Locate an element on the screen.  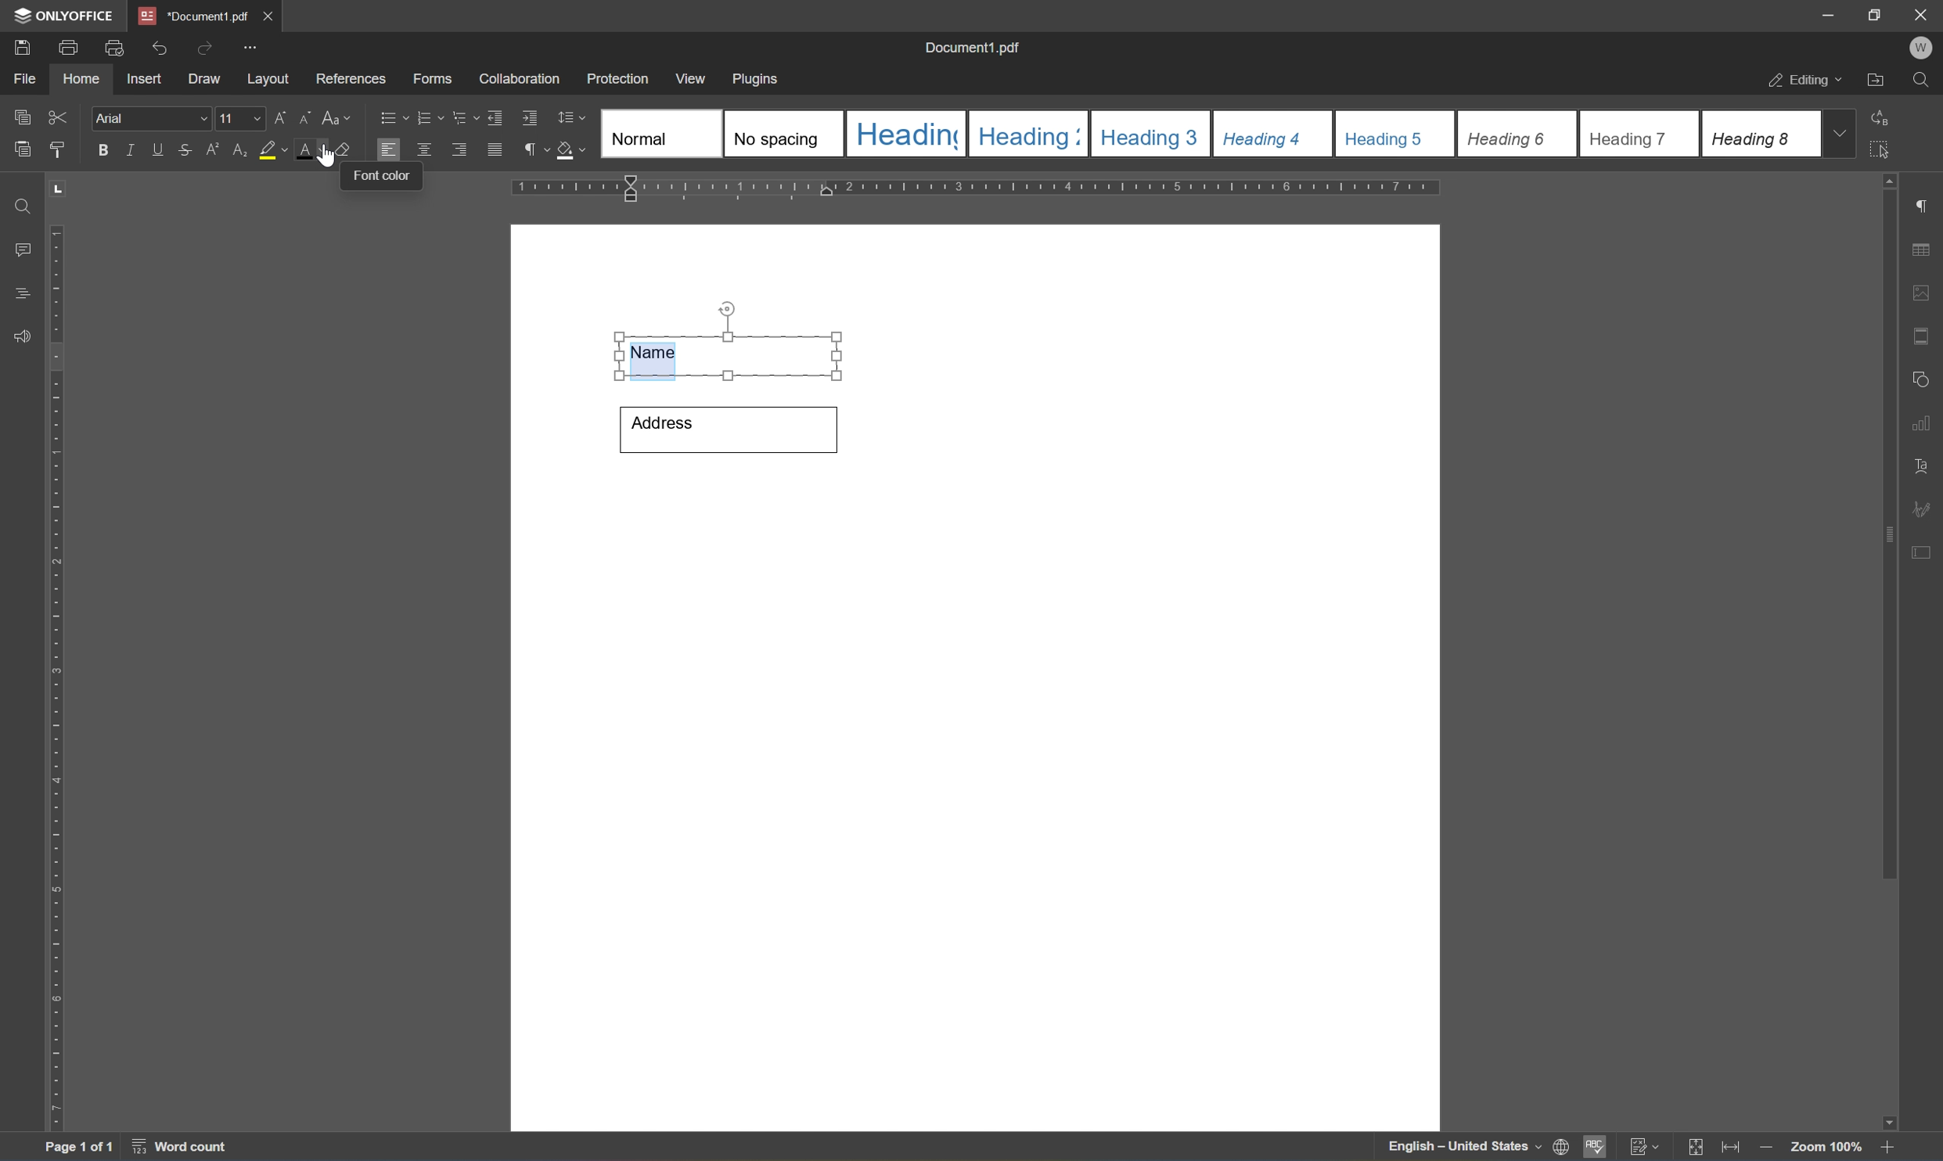
font color is located at coordinates (383, 176).